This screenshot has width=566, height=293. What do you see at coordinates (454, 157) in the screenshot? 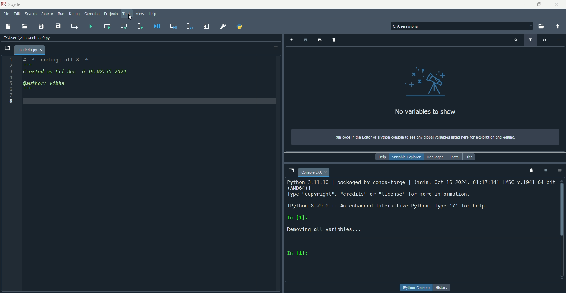
I see `plots` at bounding box center [454, 157].